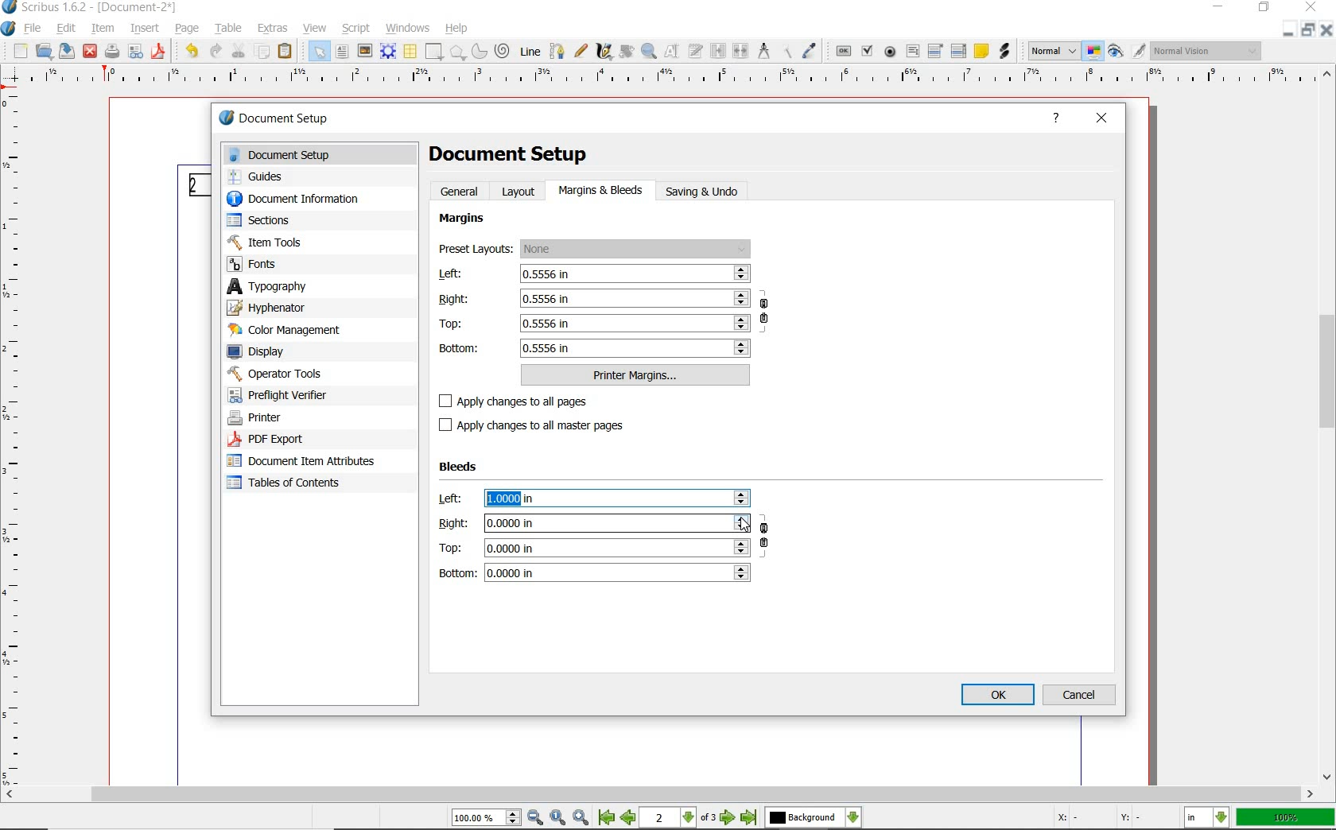 Image resolution: width=1336 pixels, height=830 pixels. Describe the element at coordinates (605, 52) in the screenshot. I see `calligraphic line` at that location.